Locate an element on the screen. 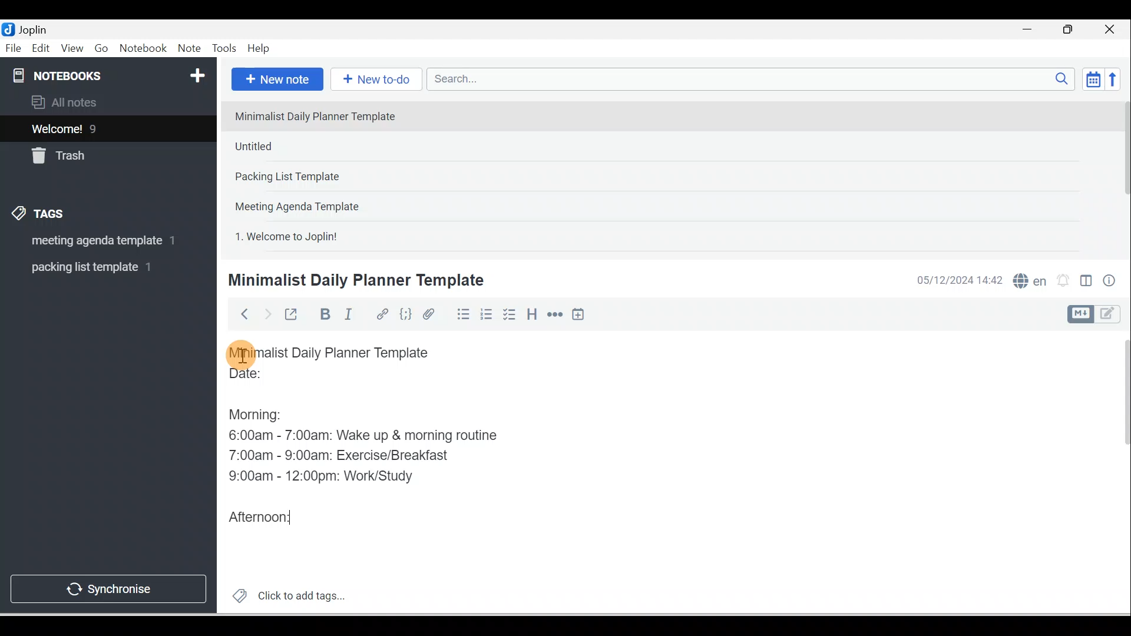 This screenshot has height=636, width=1131. Heading is located at coordinates (531, 313).